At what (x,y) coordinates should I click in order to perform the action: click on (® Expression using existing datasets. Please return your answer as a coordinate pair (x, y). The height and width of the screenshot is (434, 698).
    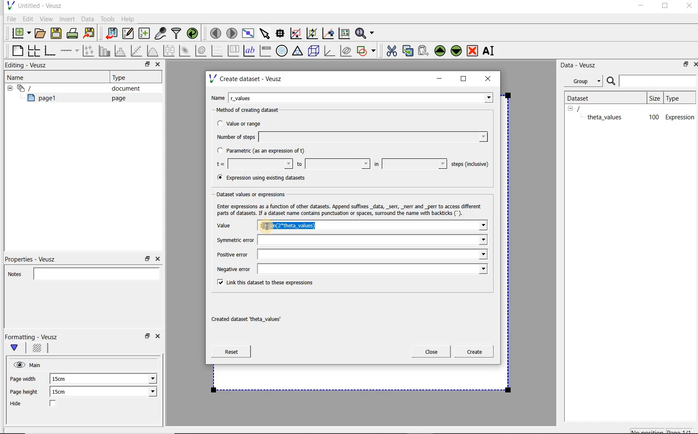
    Looking at the image, I should click on (267, 178).